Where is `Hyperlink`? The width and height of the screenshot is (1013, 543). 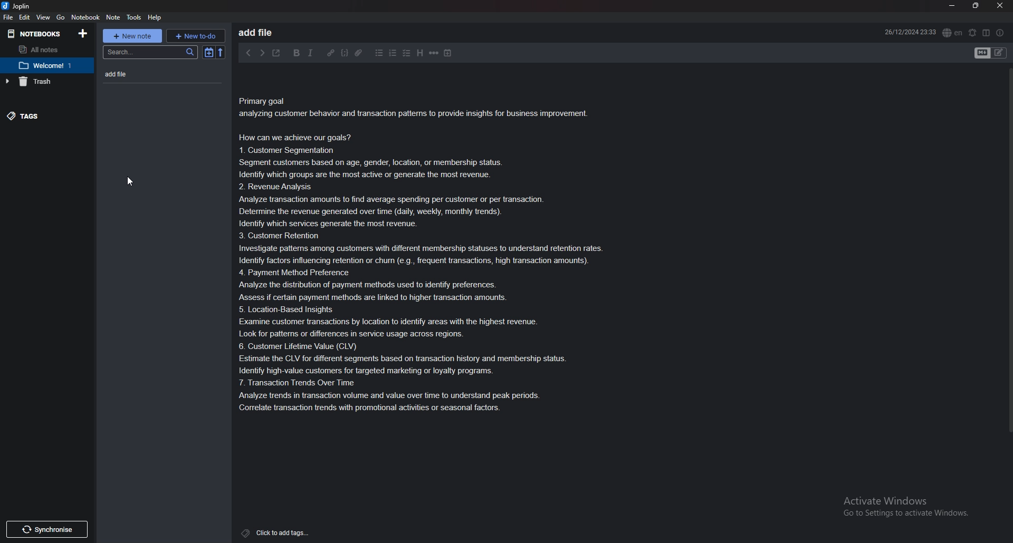
Hyperlink is located at coordinates (331, 53).